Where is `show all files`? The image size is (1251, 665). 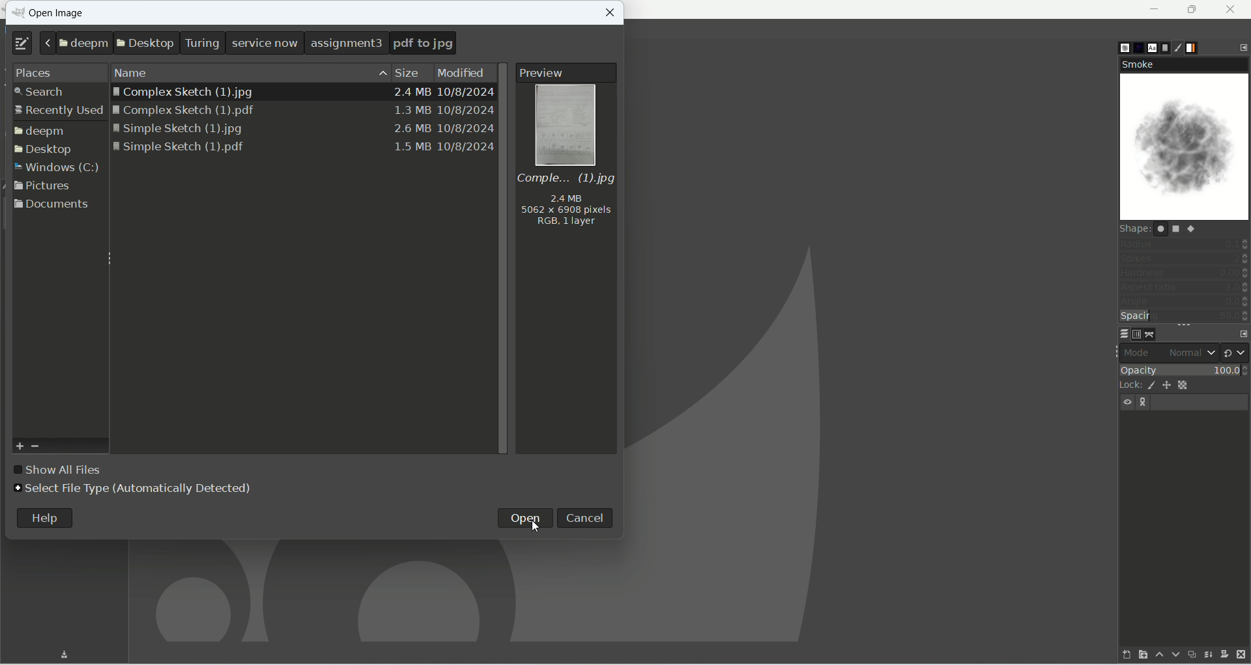
show all files is located at coordinates (60, 470).